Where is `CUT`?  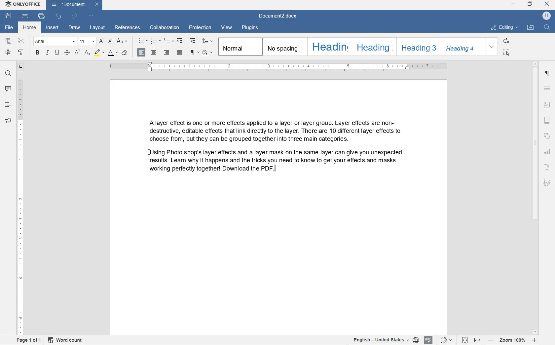
CUT is located at coordinates (21, 41).